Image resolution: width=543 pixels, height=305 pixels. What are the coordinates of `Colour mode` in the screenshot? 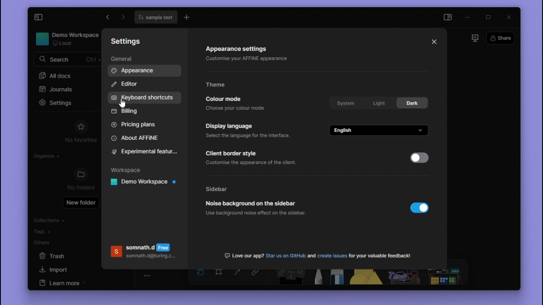 It's located at (238, 102).